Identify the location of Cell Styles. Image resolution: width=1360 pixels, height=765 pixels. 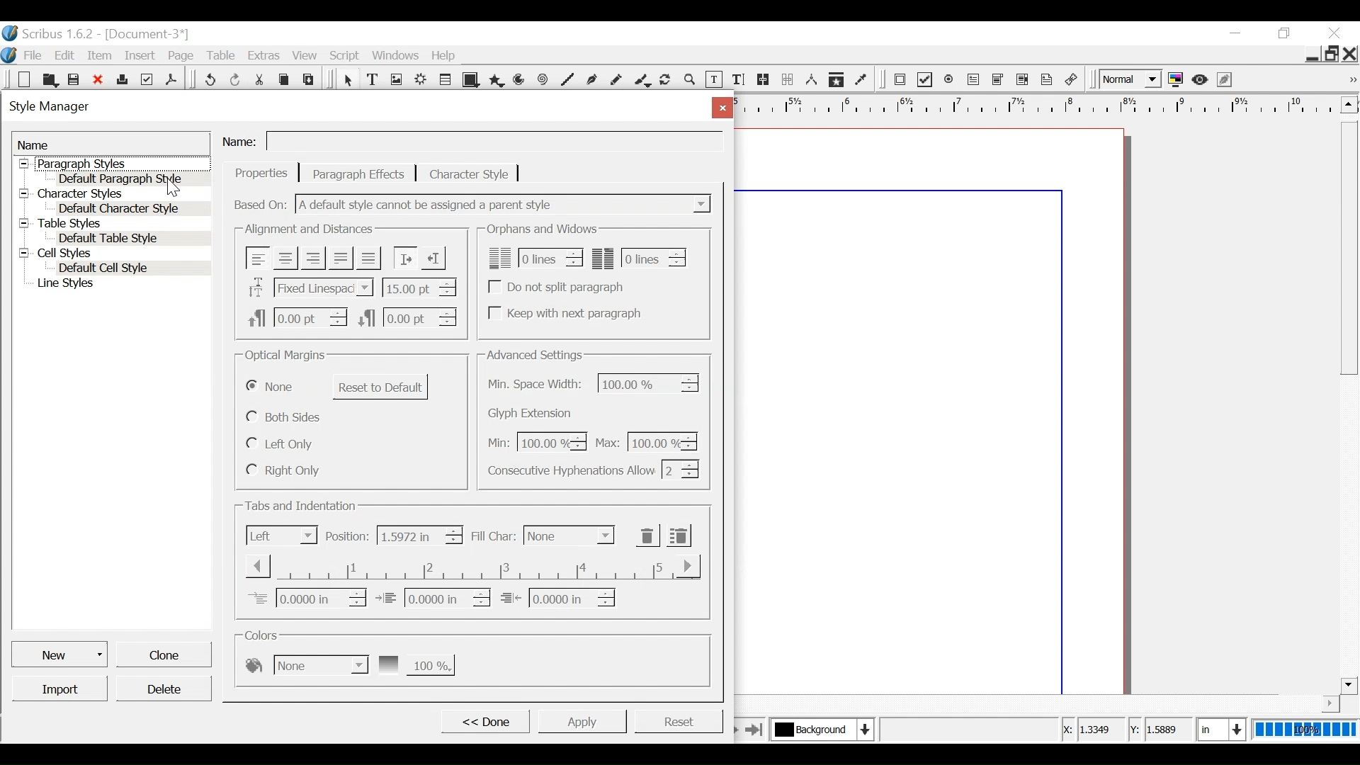
(113, 254).